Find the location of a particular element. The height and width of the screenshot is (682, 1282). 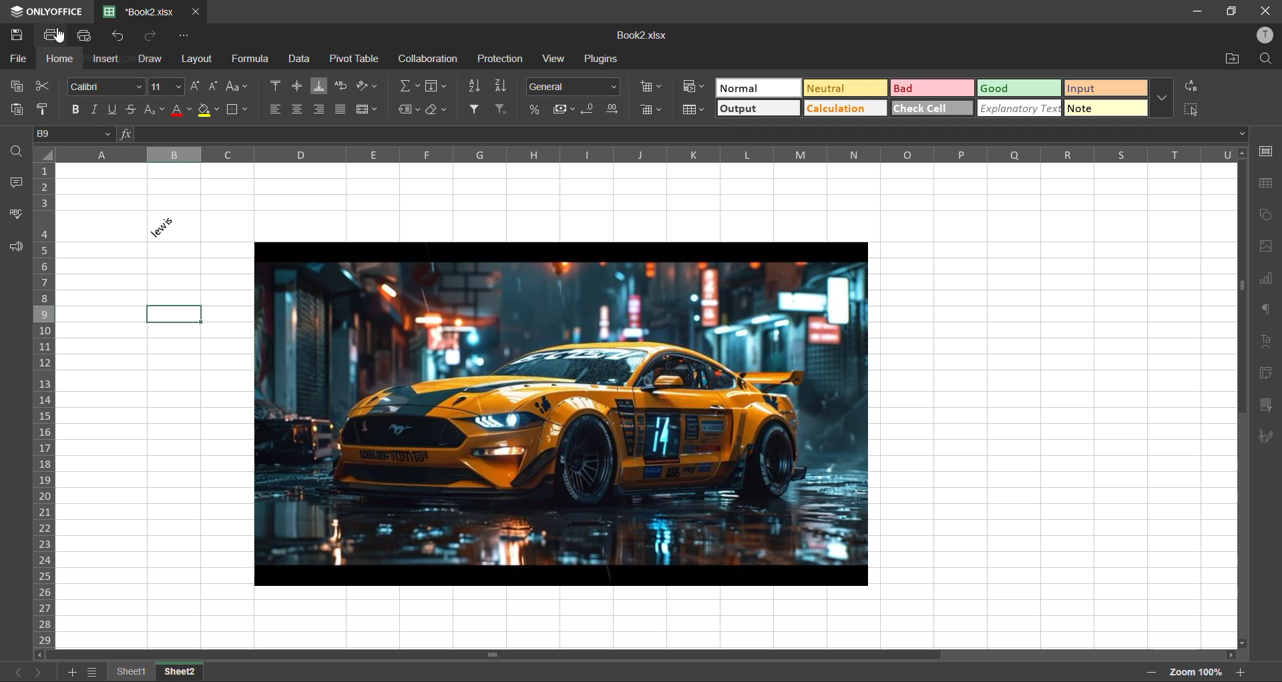

profile is located at coordinates (1266, 35).